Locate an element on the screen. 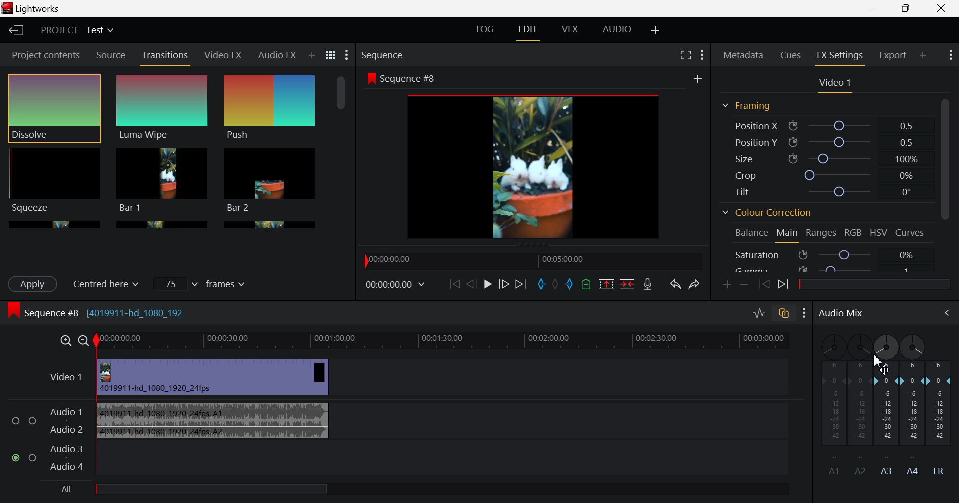 The height and width of the screenshot is (503, 959). Delete/Cut is located at coordinates (629, 284).